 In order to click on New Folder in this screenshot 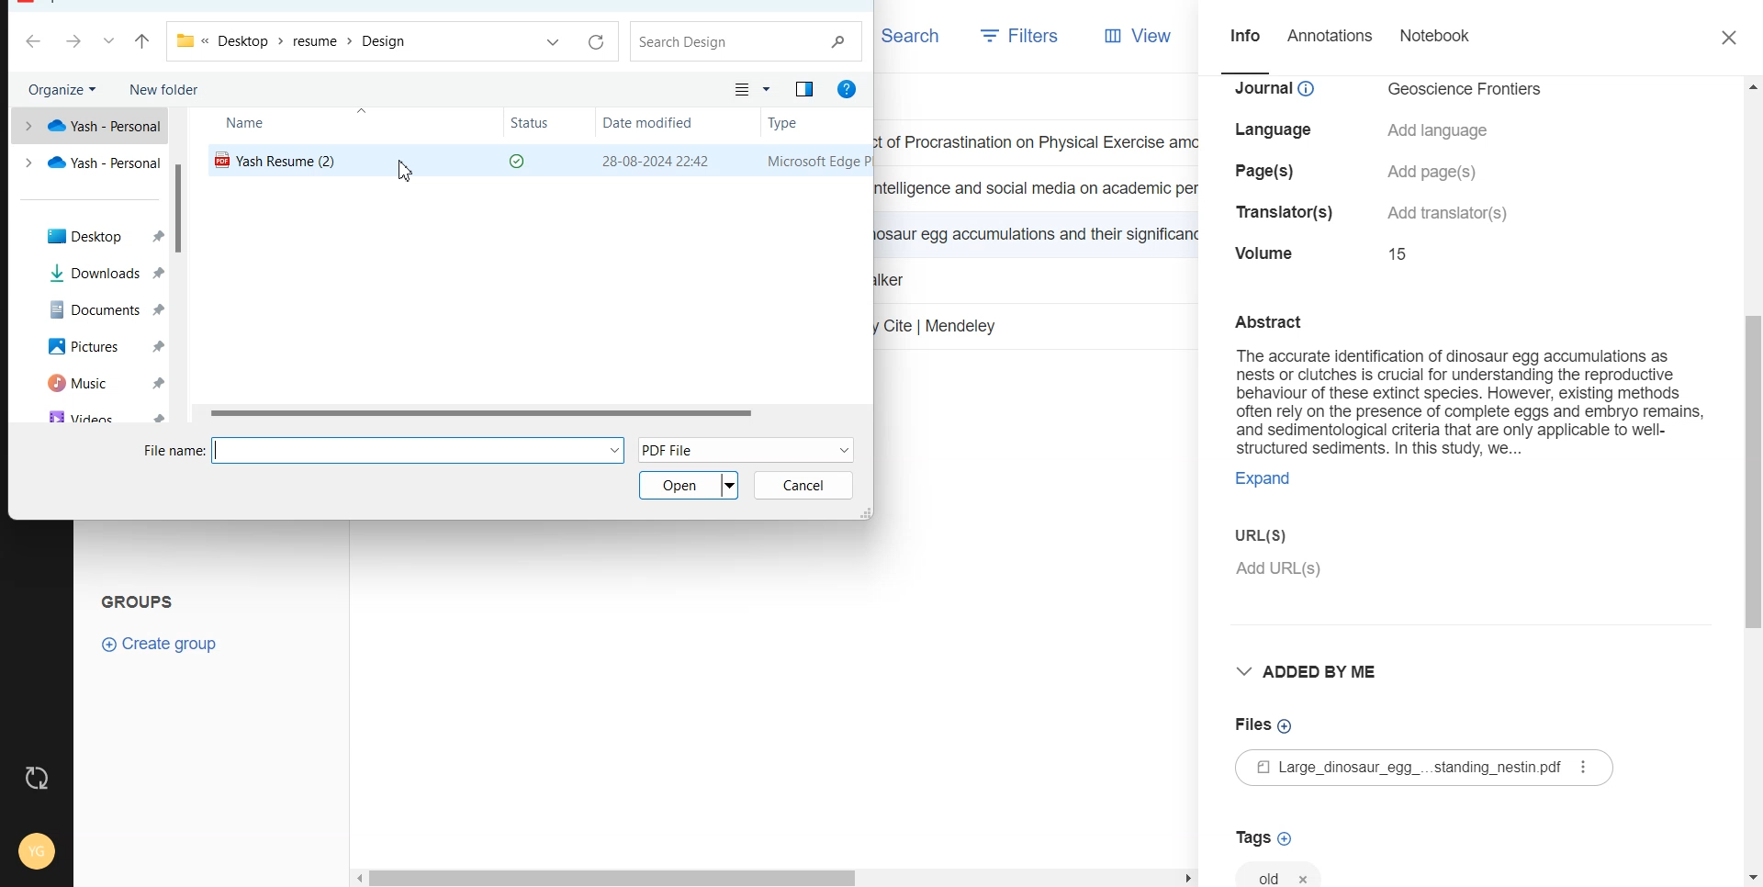, I will do `click(164, 88)`.